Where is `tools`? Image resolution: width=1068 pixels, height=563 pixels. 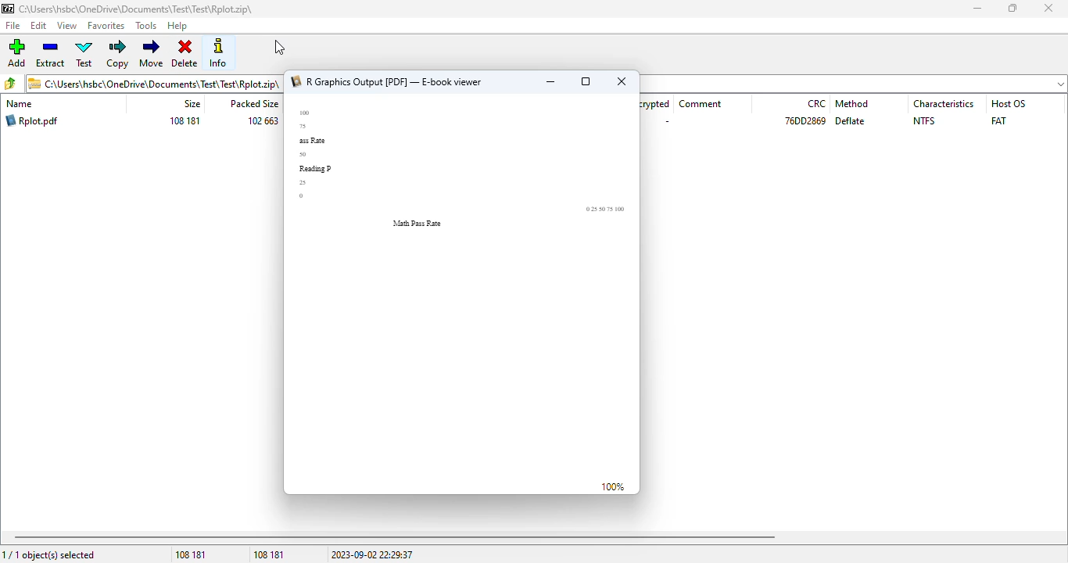
tools is located at coordinates (145, 26).